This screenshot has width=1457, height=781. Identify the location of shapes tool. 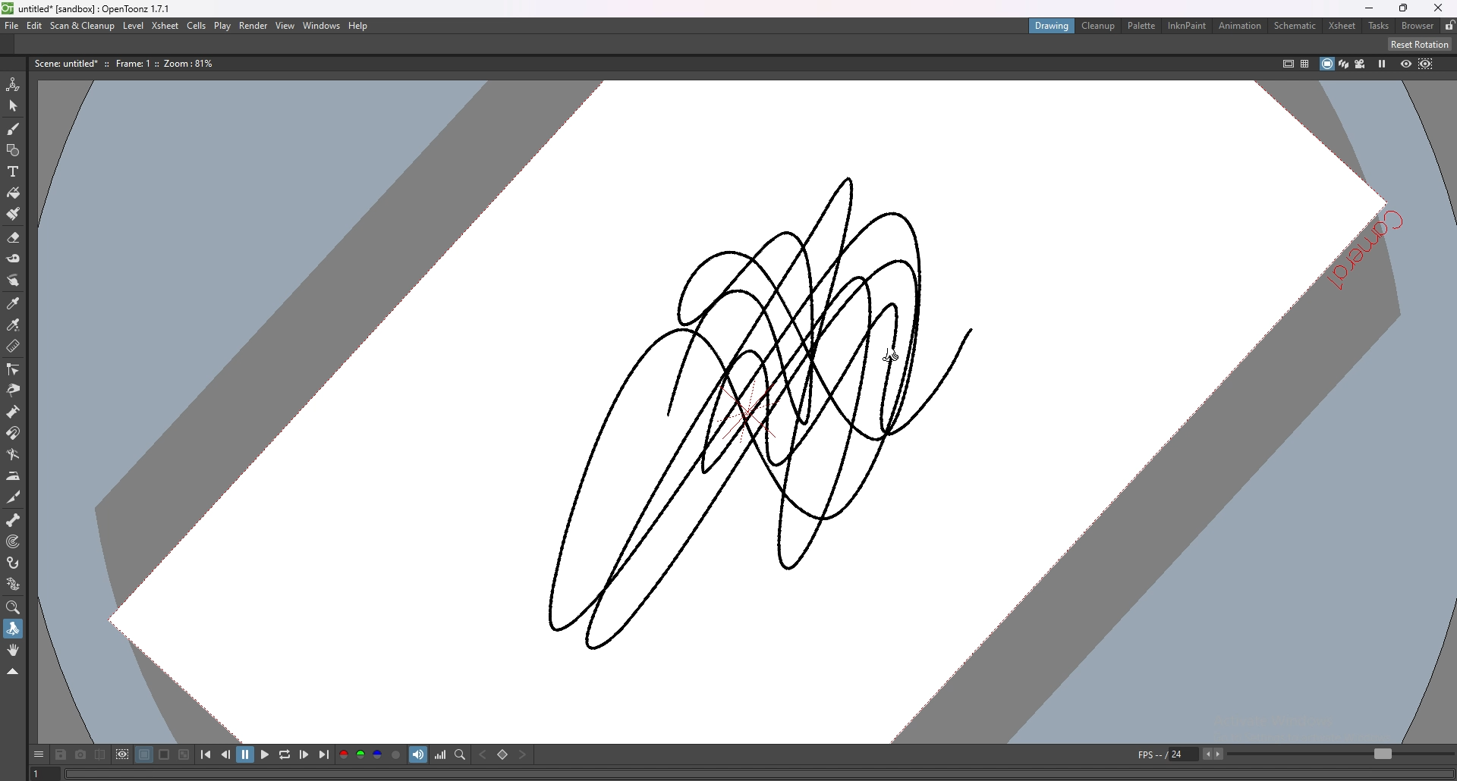
(13, 151).